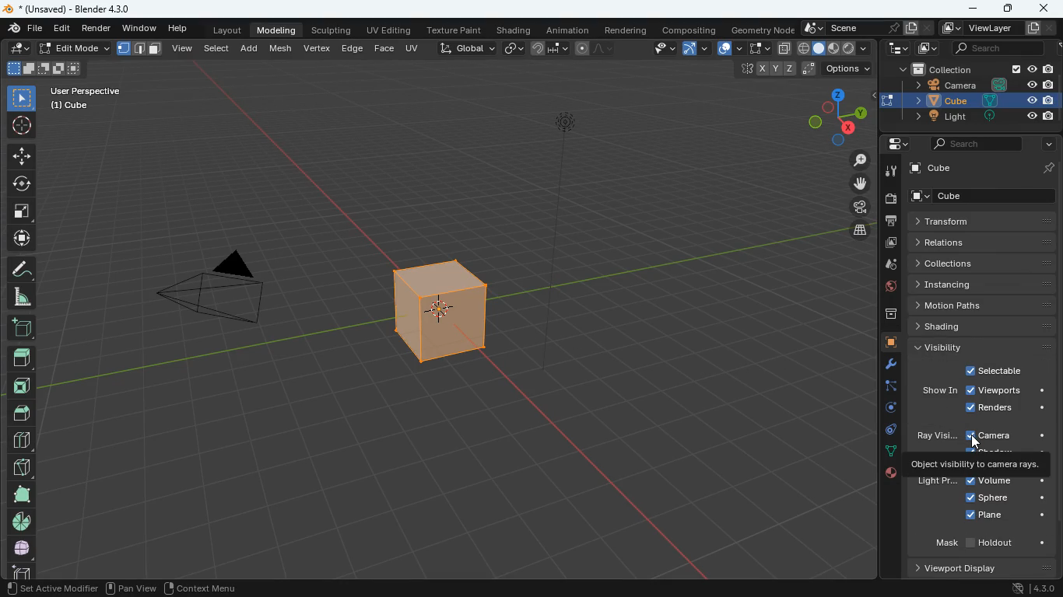 The image size is (1063, 597). Describe the element at coordinates (23, 99) in the screenshot. I see `select` at that location.